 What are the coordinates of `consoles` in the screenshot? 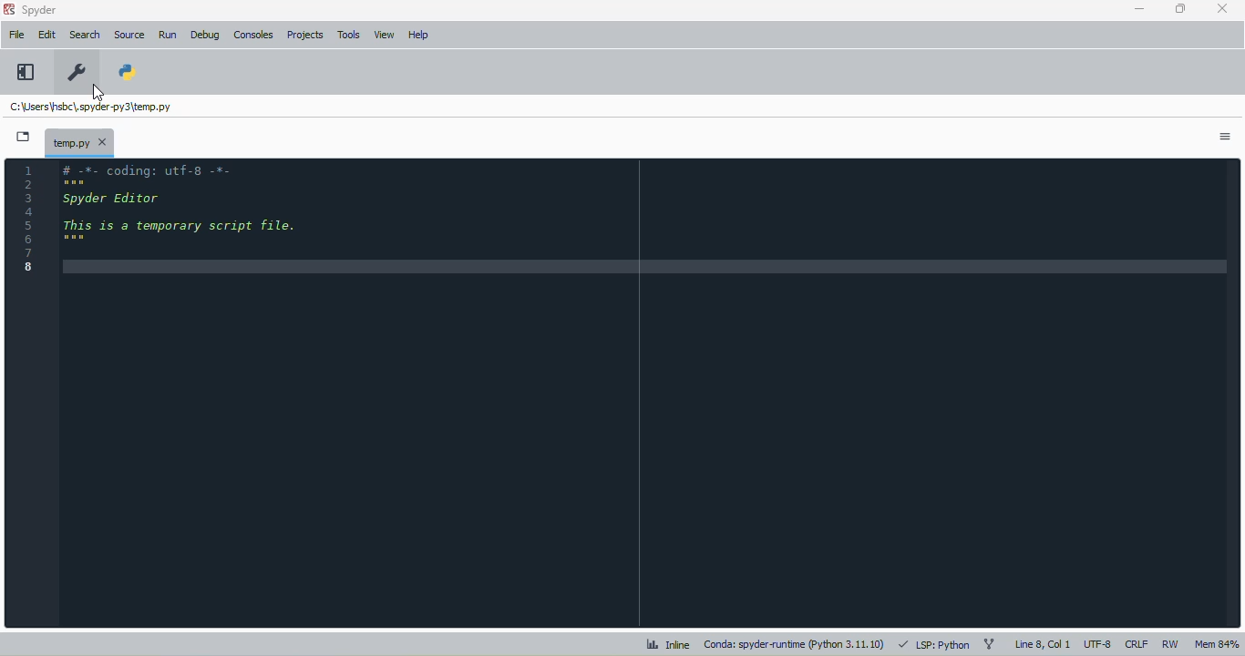 It's located at (253, 35).